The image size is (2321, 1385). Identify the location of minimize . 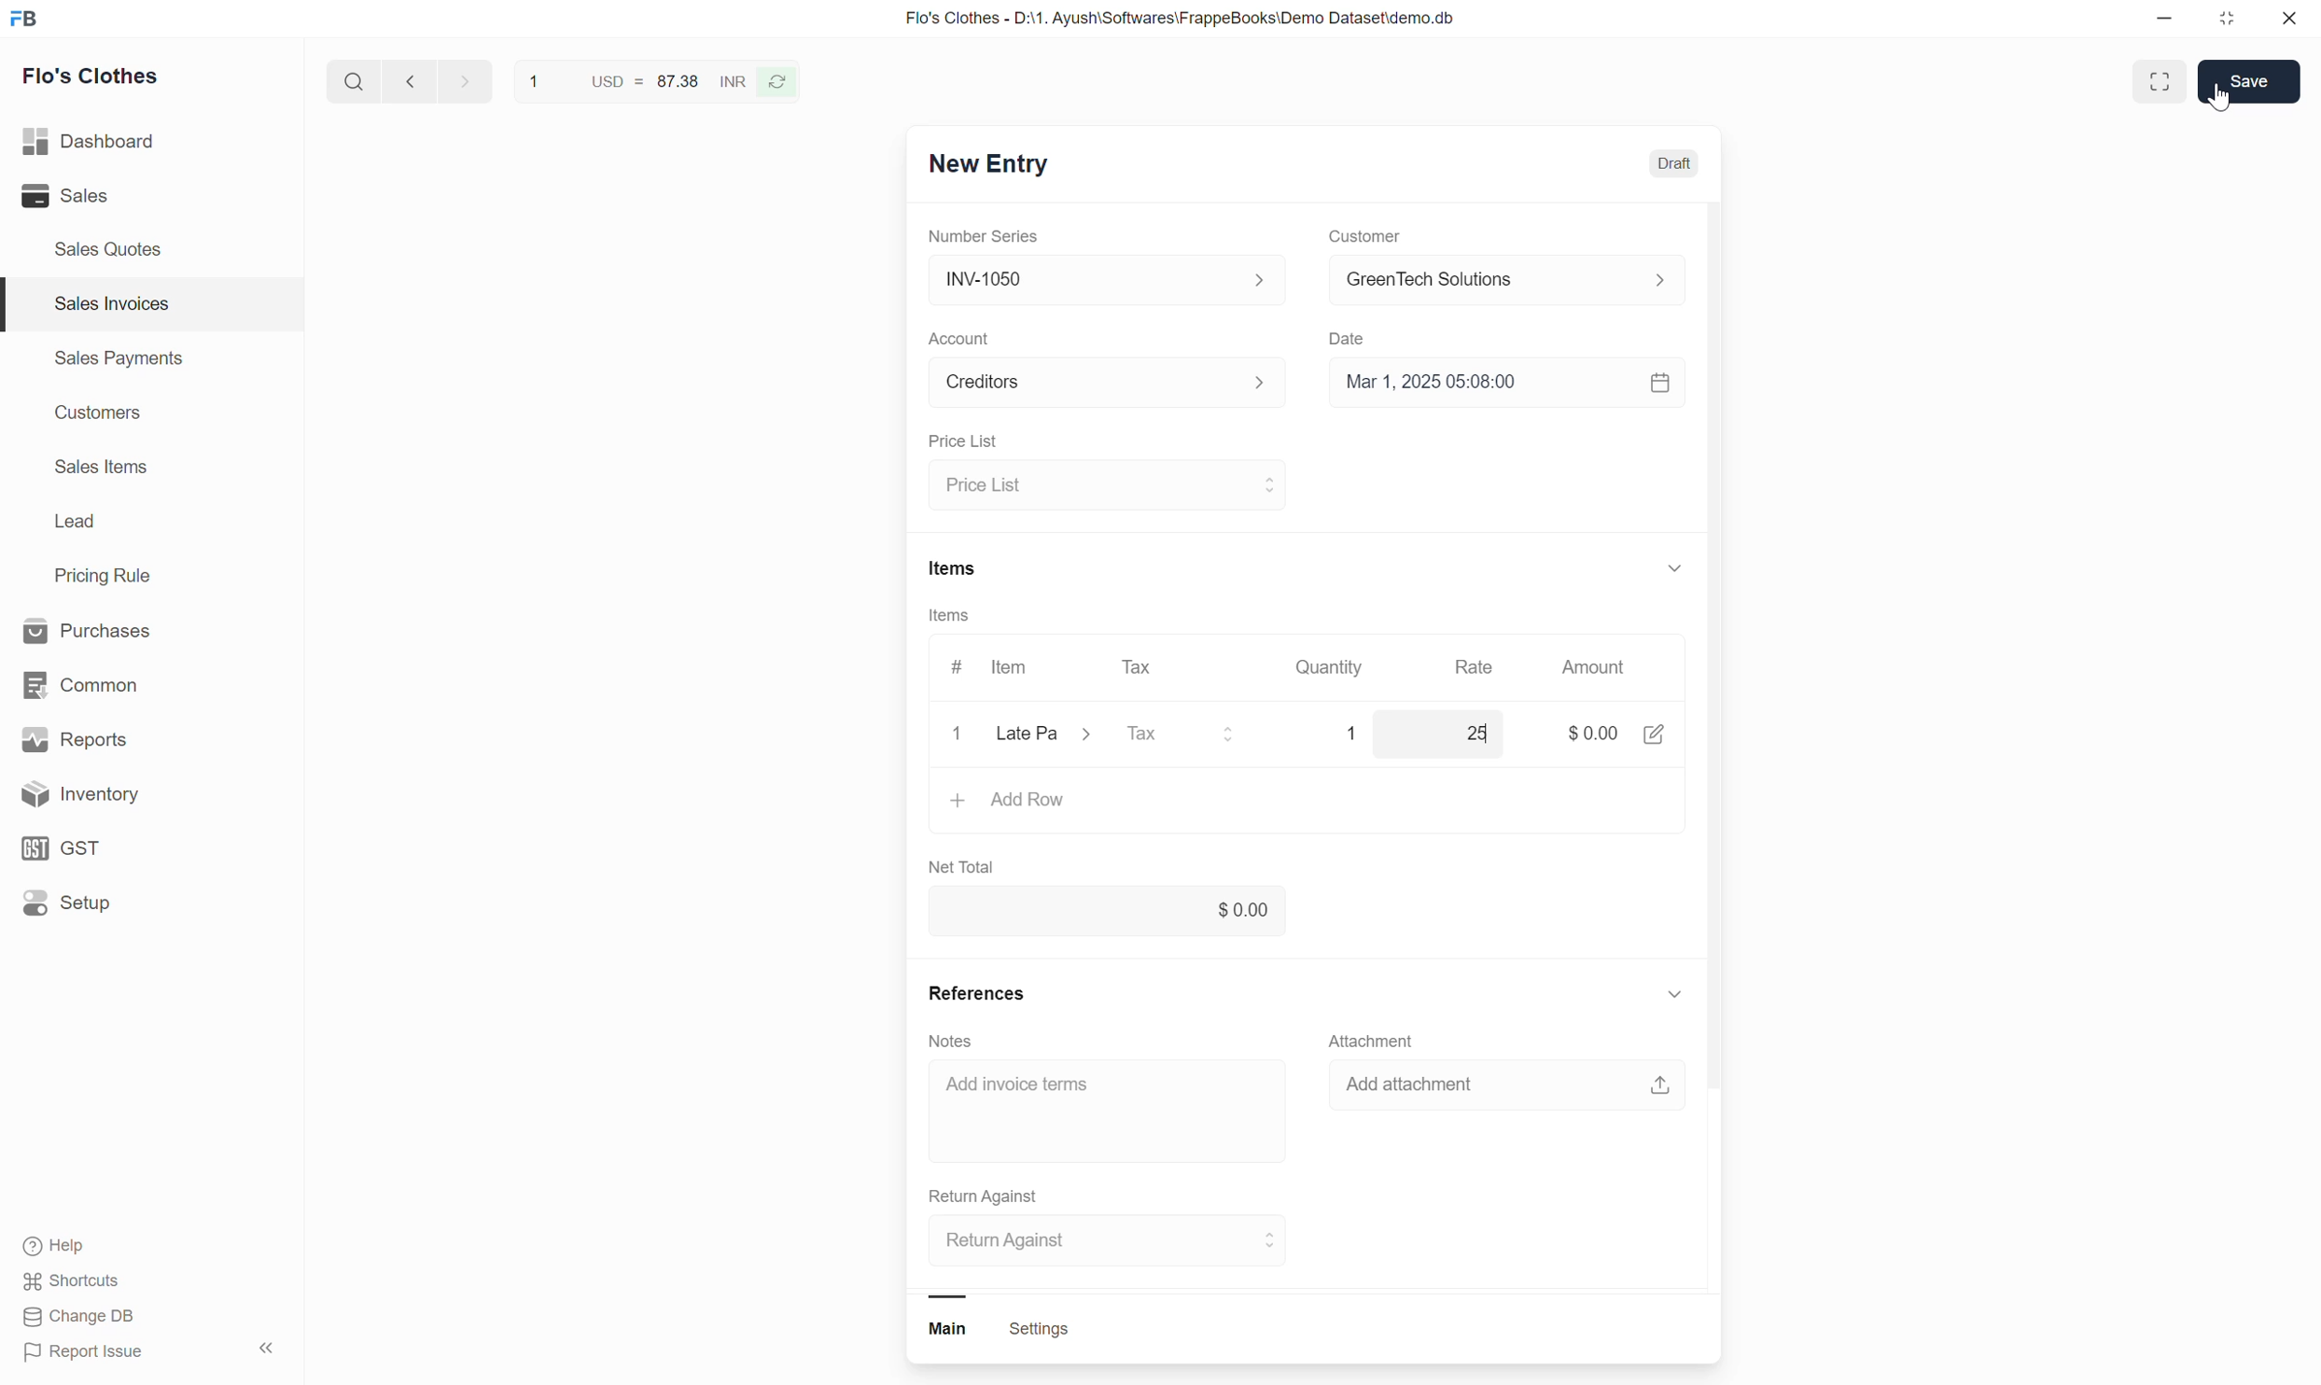
(2173, 21).